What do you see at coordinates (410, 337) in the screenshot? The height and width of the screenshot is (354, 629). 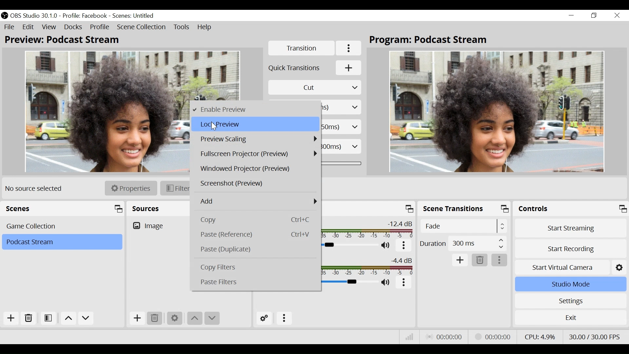 I see `Bitrate` at bounding box center [410, 337].